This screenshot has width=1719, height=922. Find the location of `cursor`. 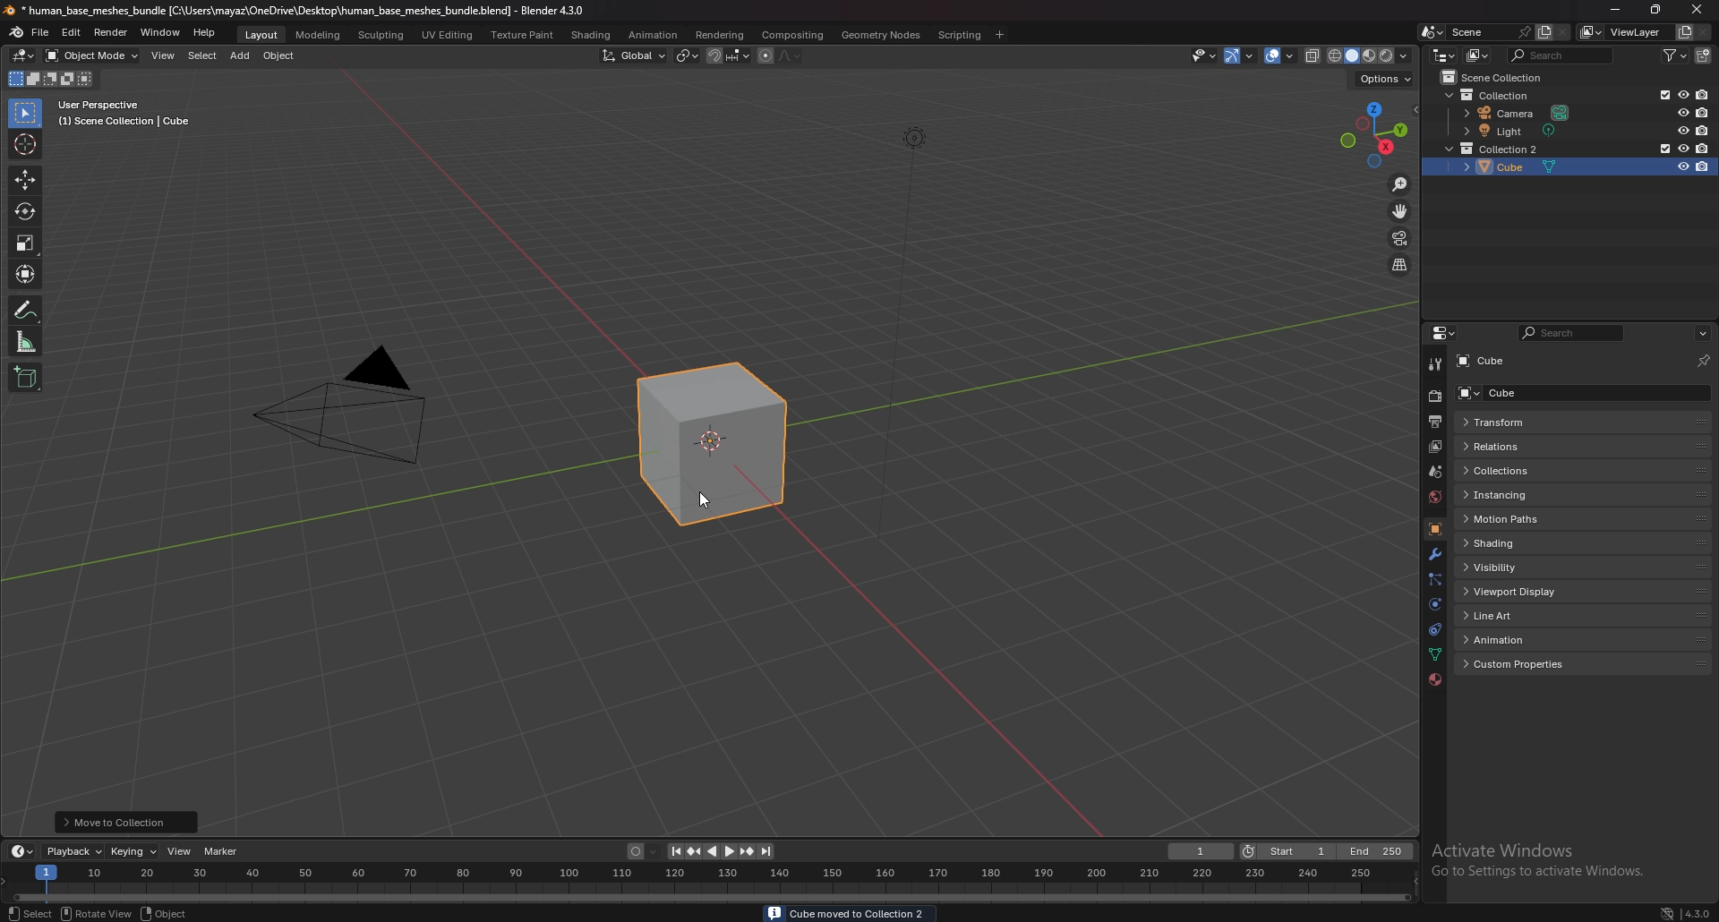

cursor is located at coordinates (702, 499).